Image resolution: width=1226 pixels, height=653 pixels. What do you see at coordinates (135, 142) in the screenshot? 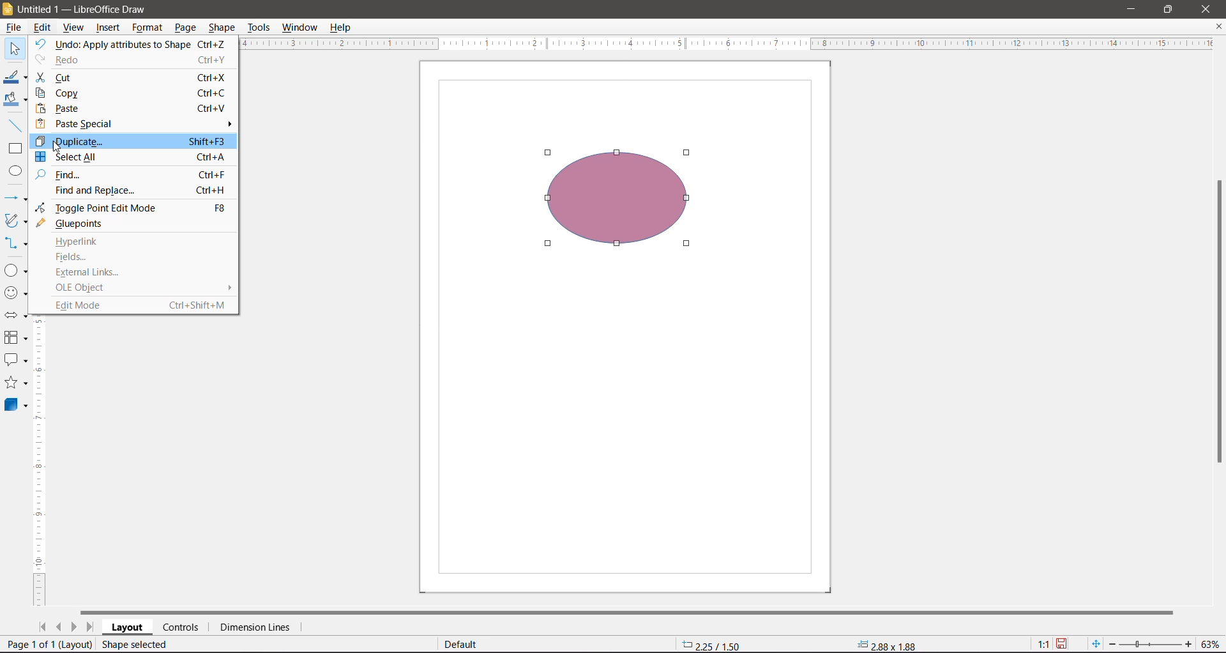
I see `Duplicate` at bounding box center [135, 142].